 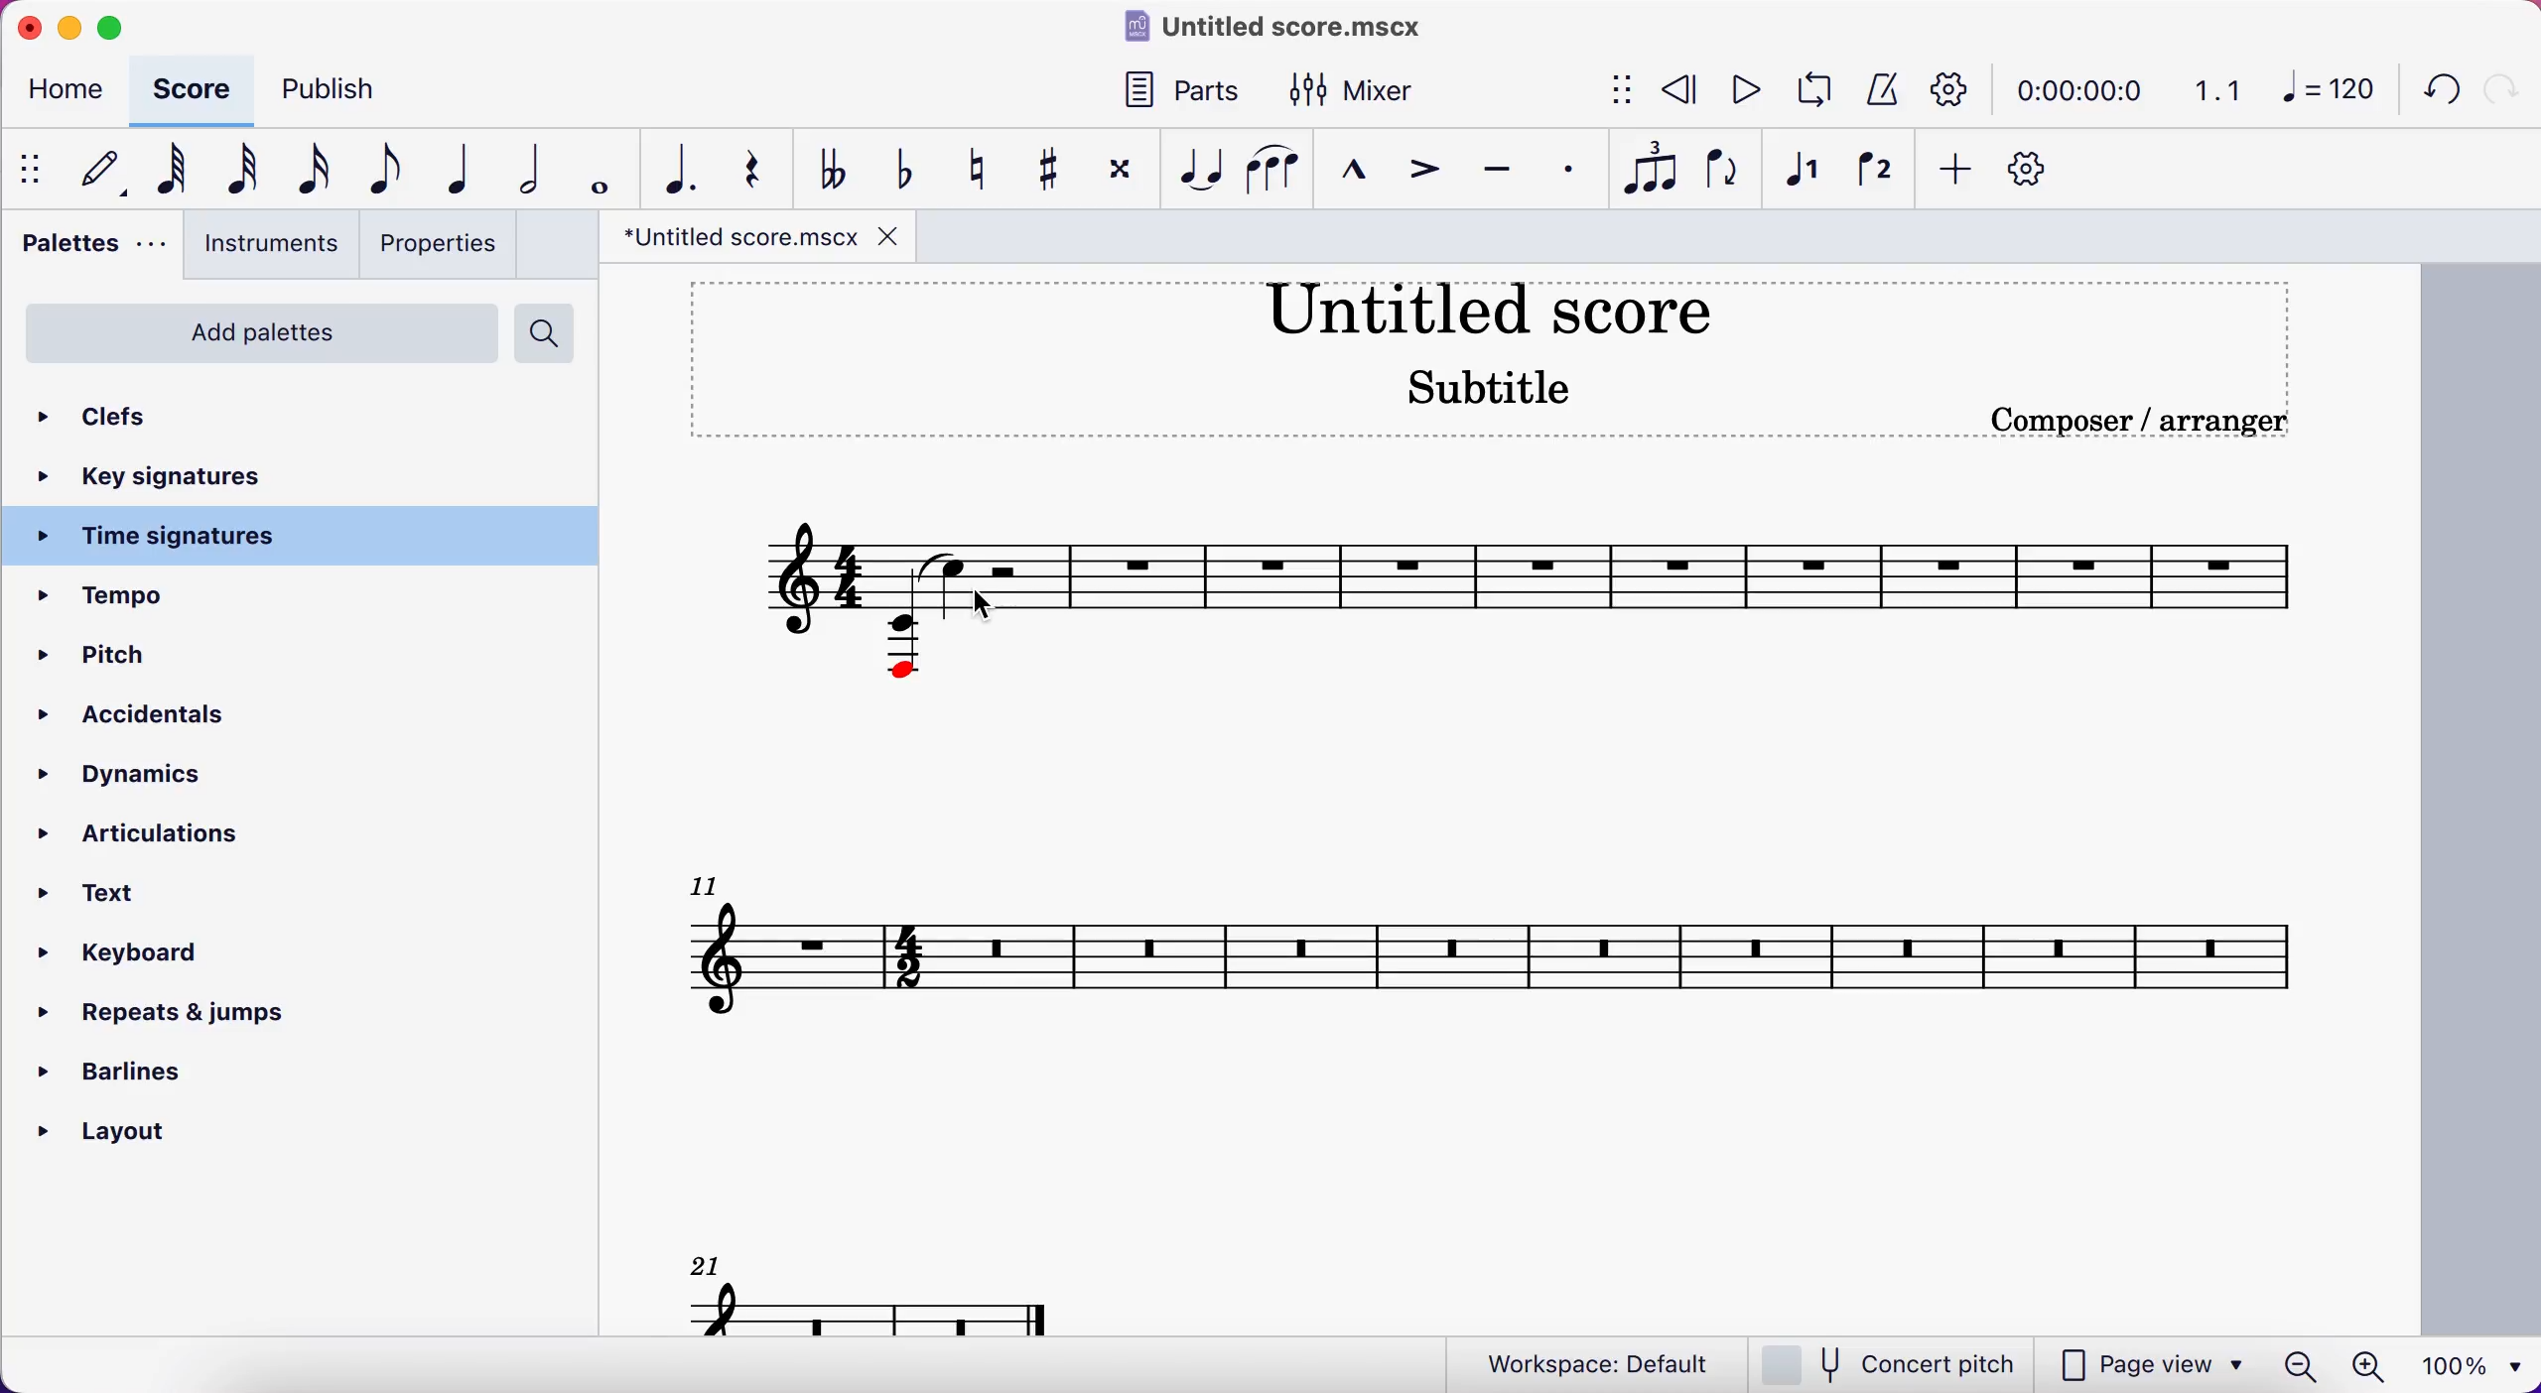 I want to click on instruments, so click(x=273, y=248).